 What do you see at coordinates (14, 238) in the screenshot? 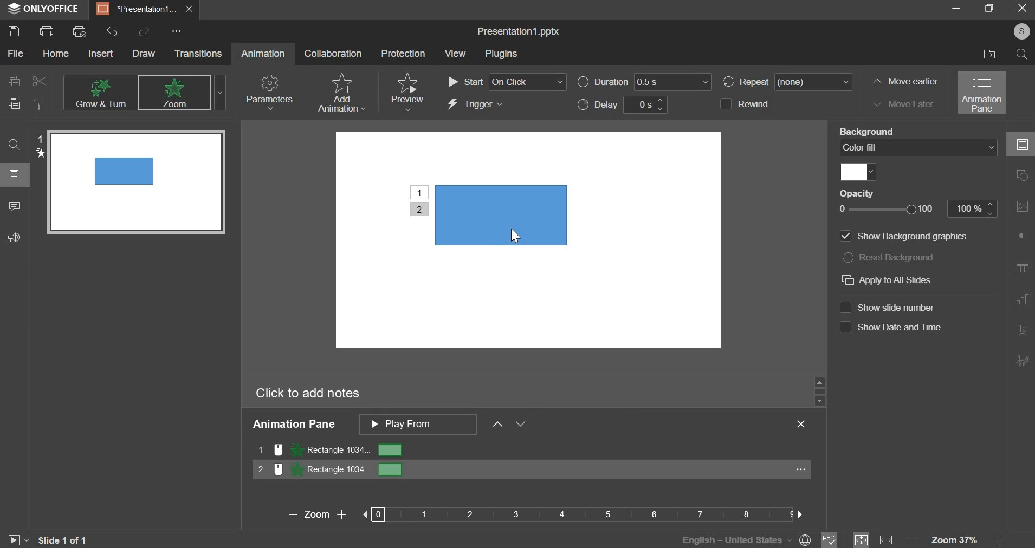
I see `feedback` at bounding box center [14, 238].